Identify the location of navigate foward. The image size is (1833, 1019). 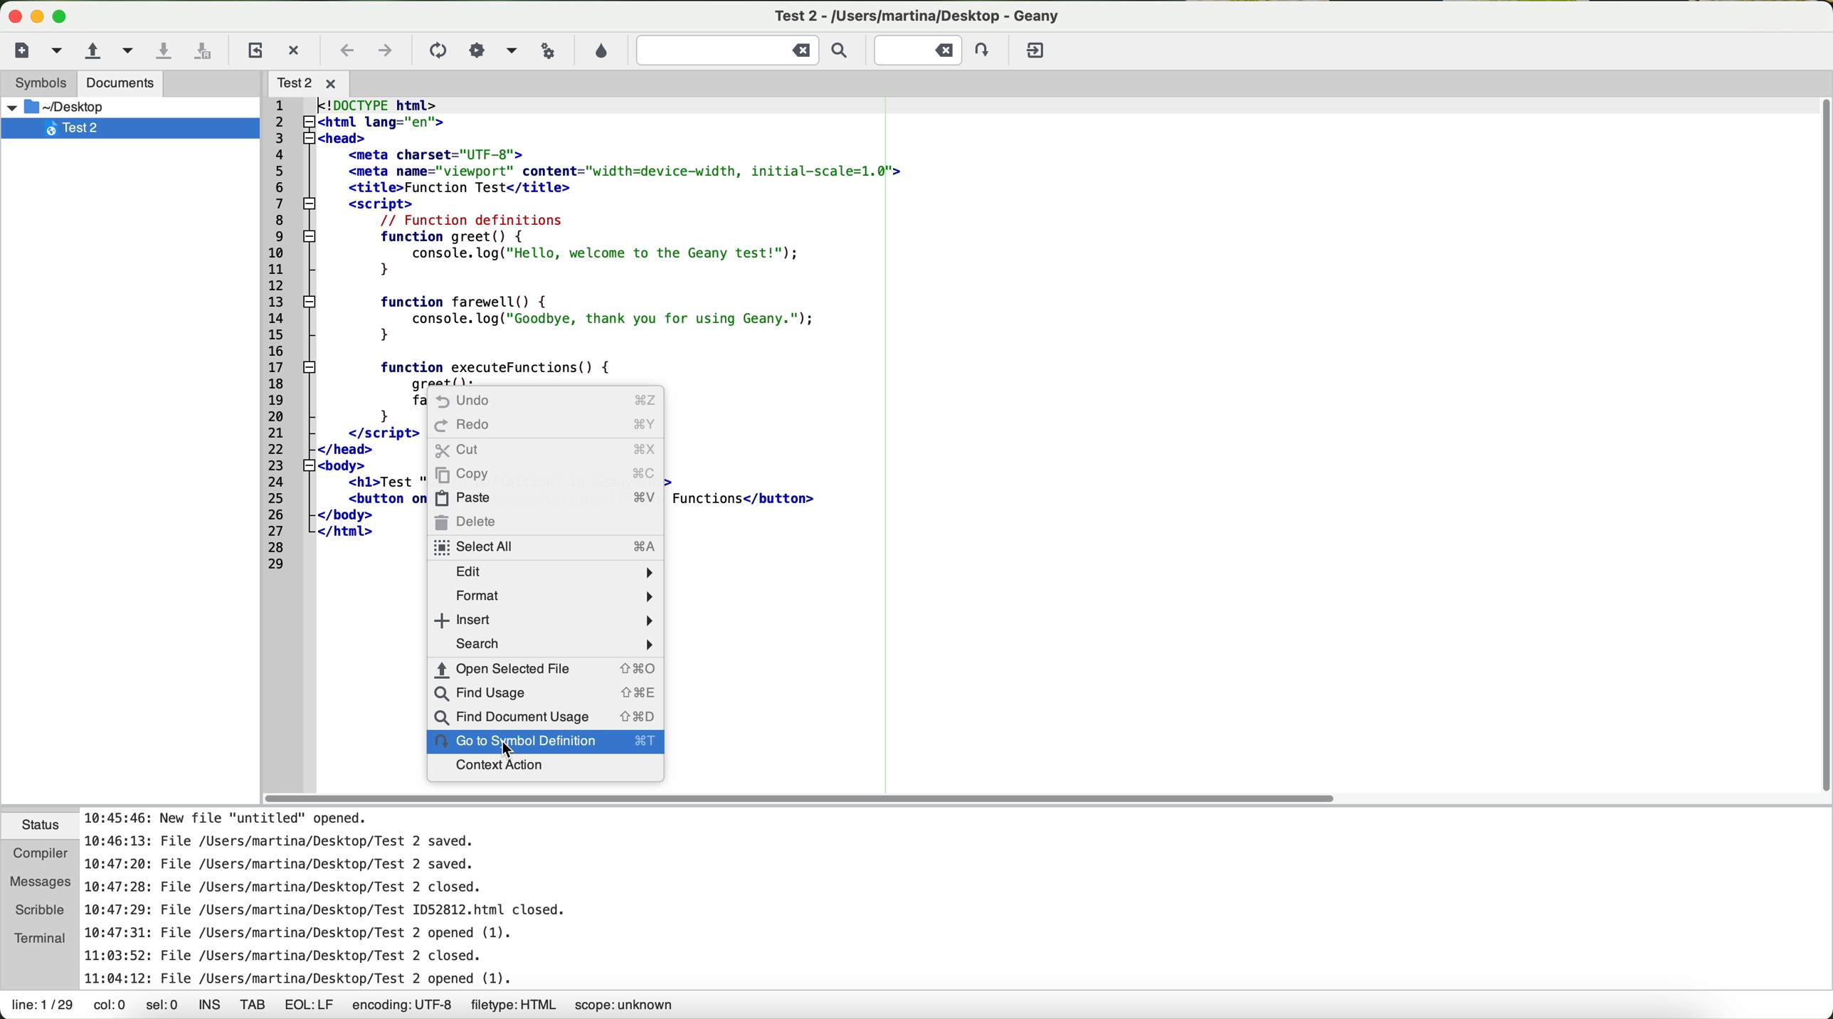
(386, 53).